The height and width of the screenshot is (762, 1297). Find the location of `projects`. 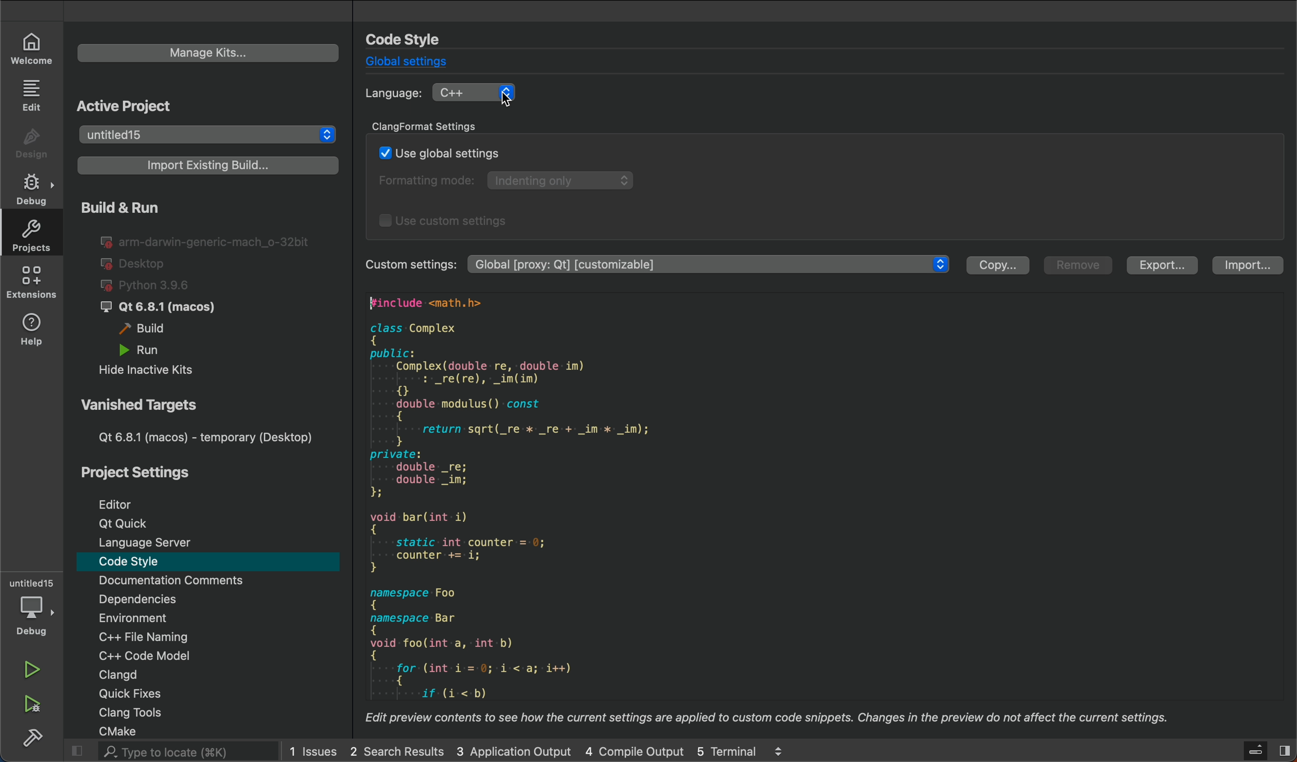

projects is located at coordinates (31, 234).